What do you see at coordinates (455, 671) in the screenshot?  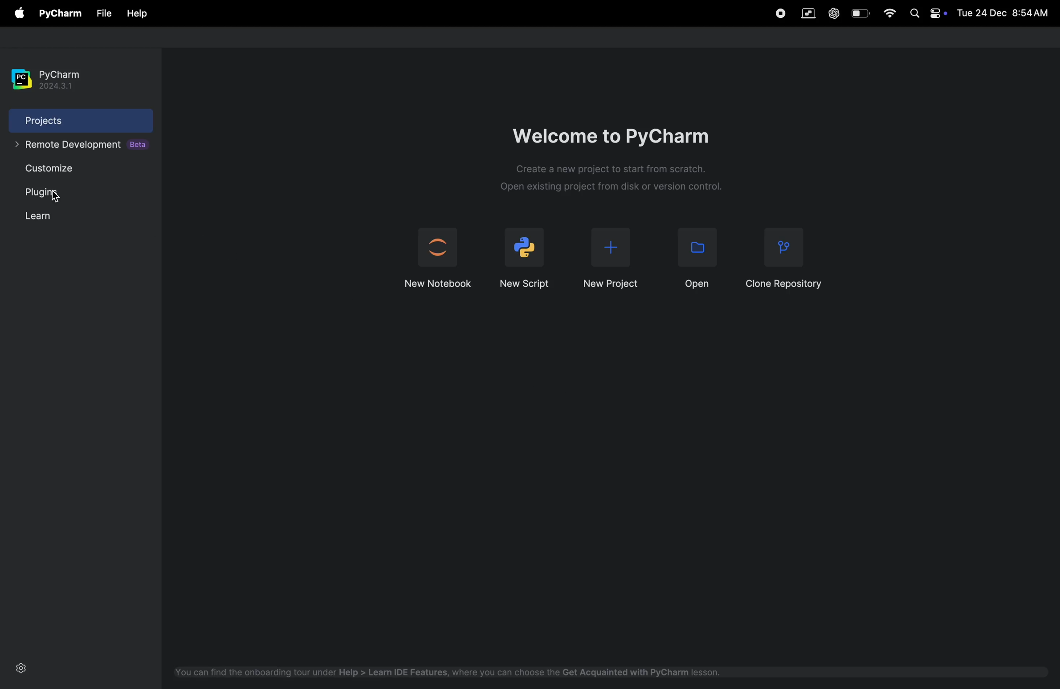 I see `learn ide features ` at bounding box center [455, 671].